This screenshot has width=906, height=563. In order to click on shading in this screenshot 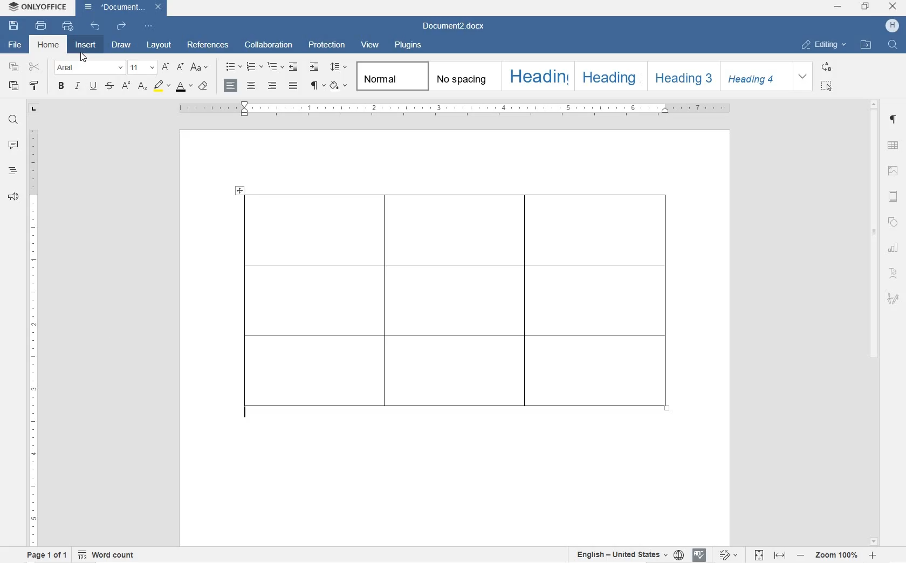, I will do `click(340, 85)`.